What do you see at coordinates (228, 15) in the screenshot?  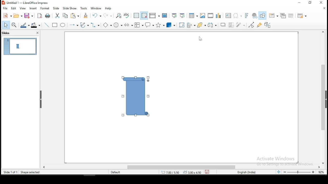 I see `text box` at bounding box center [228, 15].